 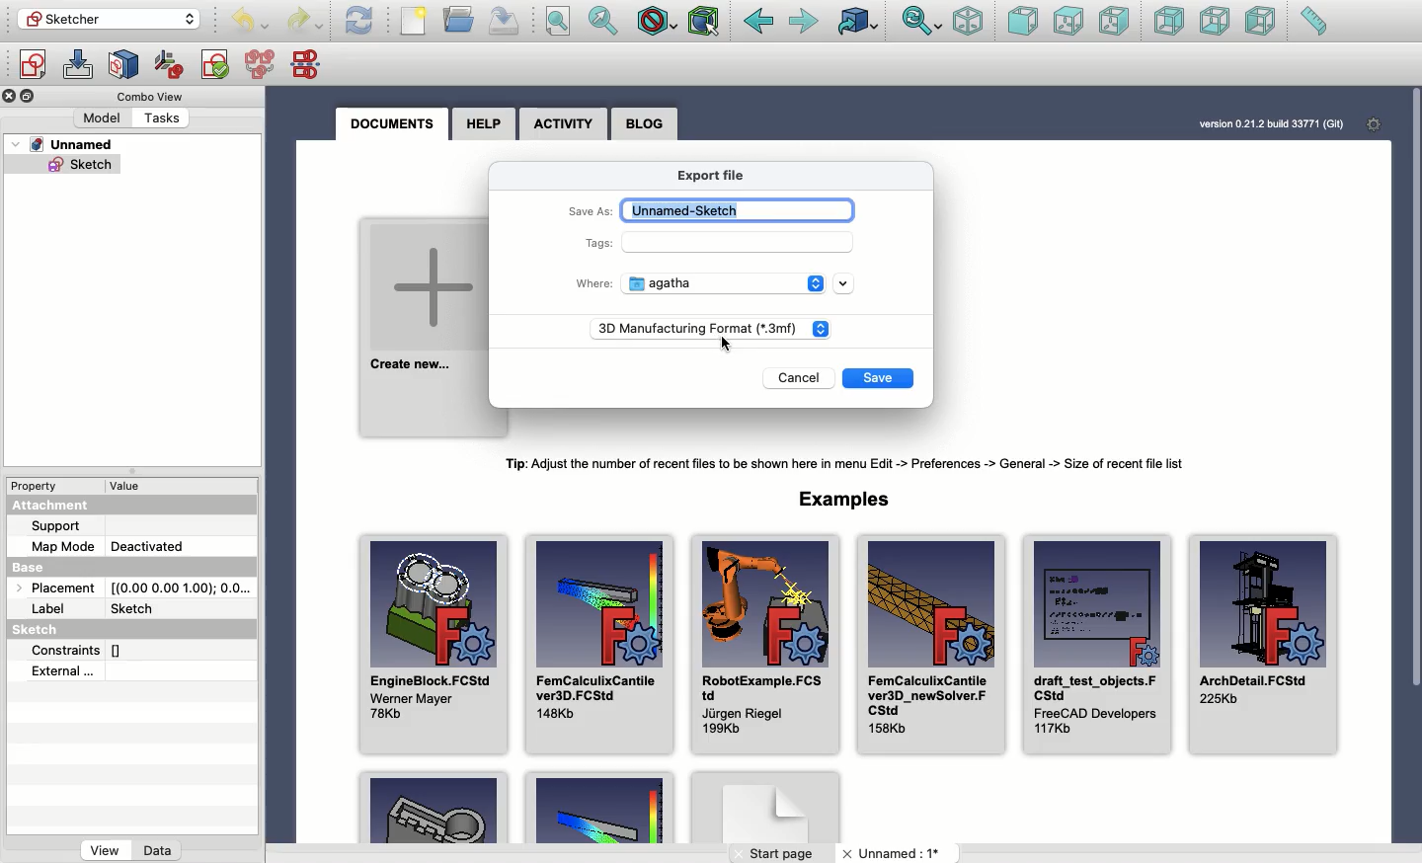 I want to click on Activity , so click(x=565, y=124).